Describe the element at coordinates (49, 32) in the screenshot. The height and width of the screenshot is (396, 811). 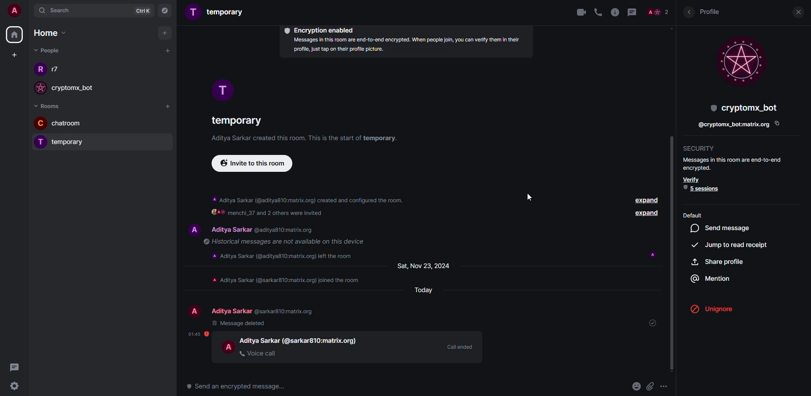
I see `home` at that location.